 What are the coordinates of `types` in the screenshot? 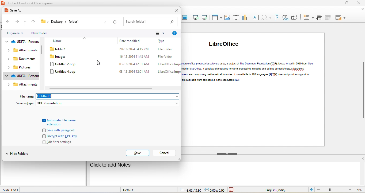 It's located at (166, 41).